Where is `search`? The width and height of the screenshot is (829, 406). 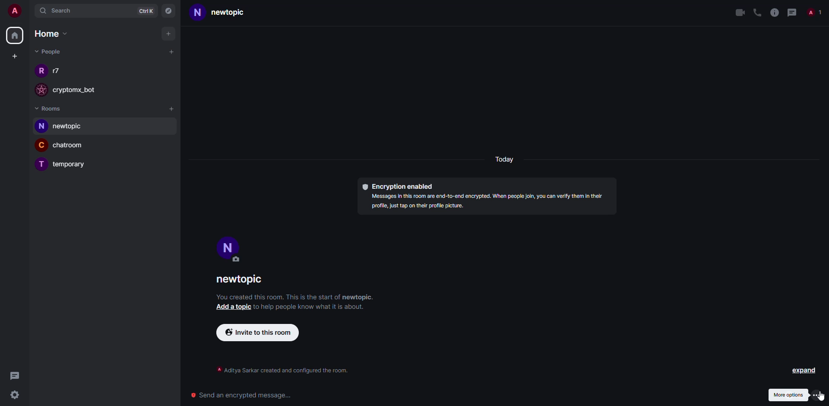 search is located at coordinates (58, 11).